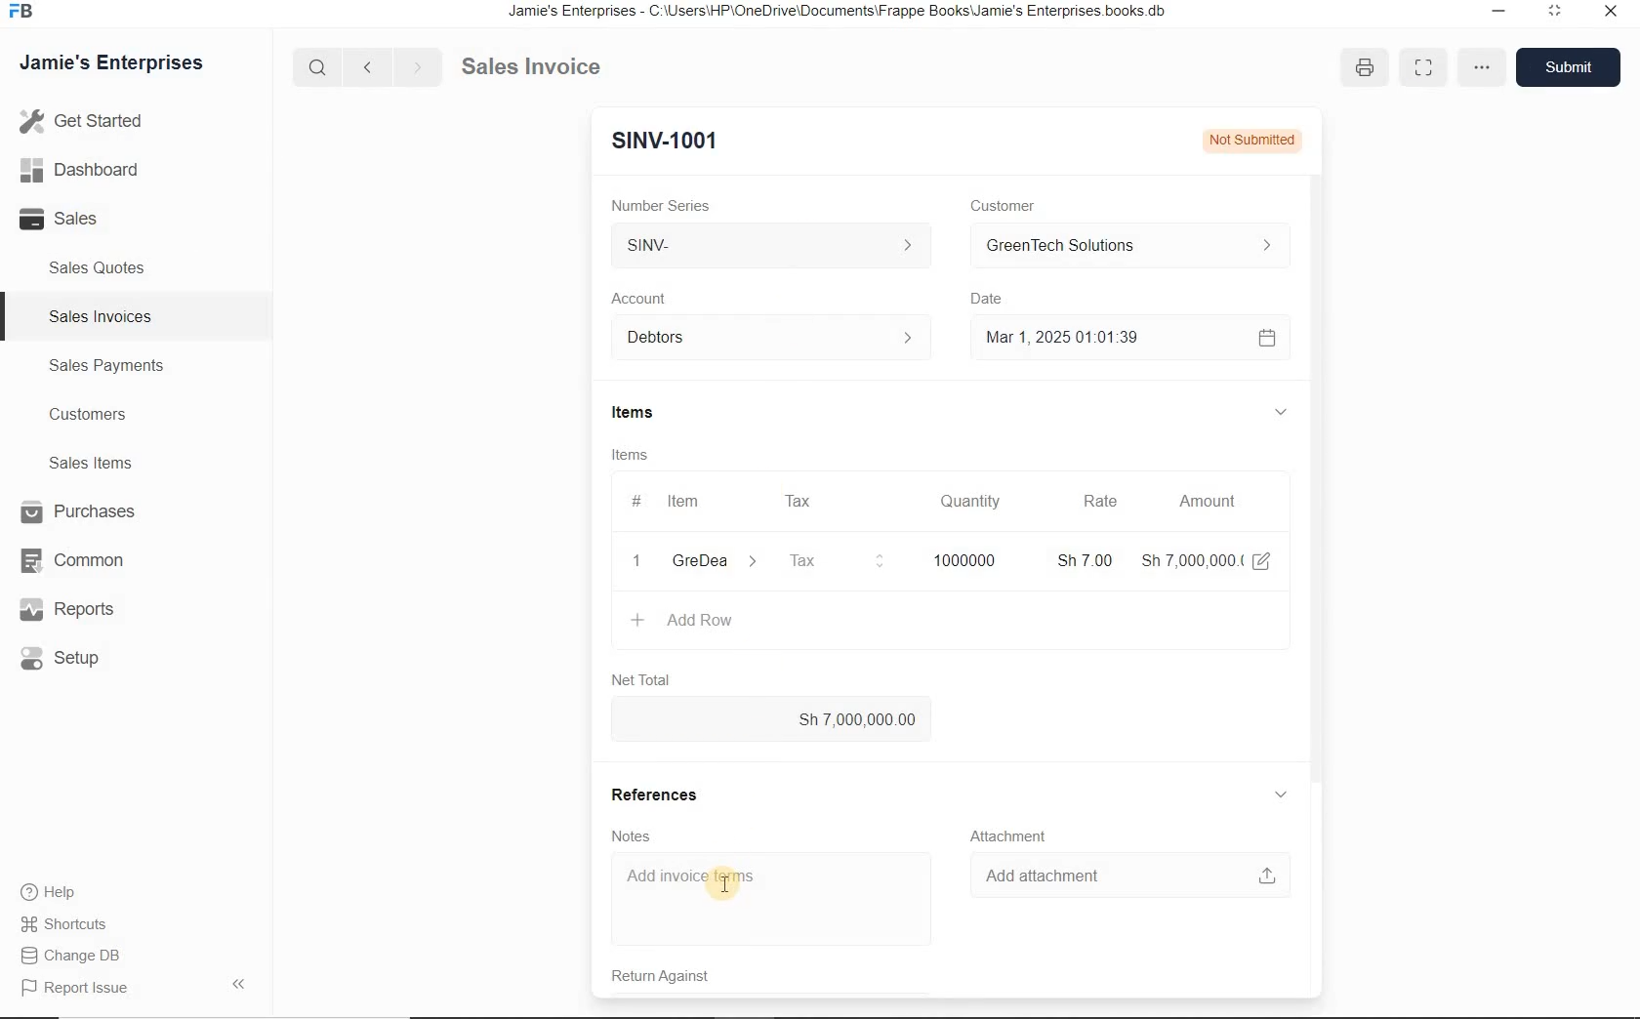 Image resolution: width=1640 pixels, height=1019 pixels. Describe the element at coordinates (761, 338) in the screenshot. I see `Debtors` at that location.